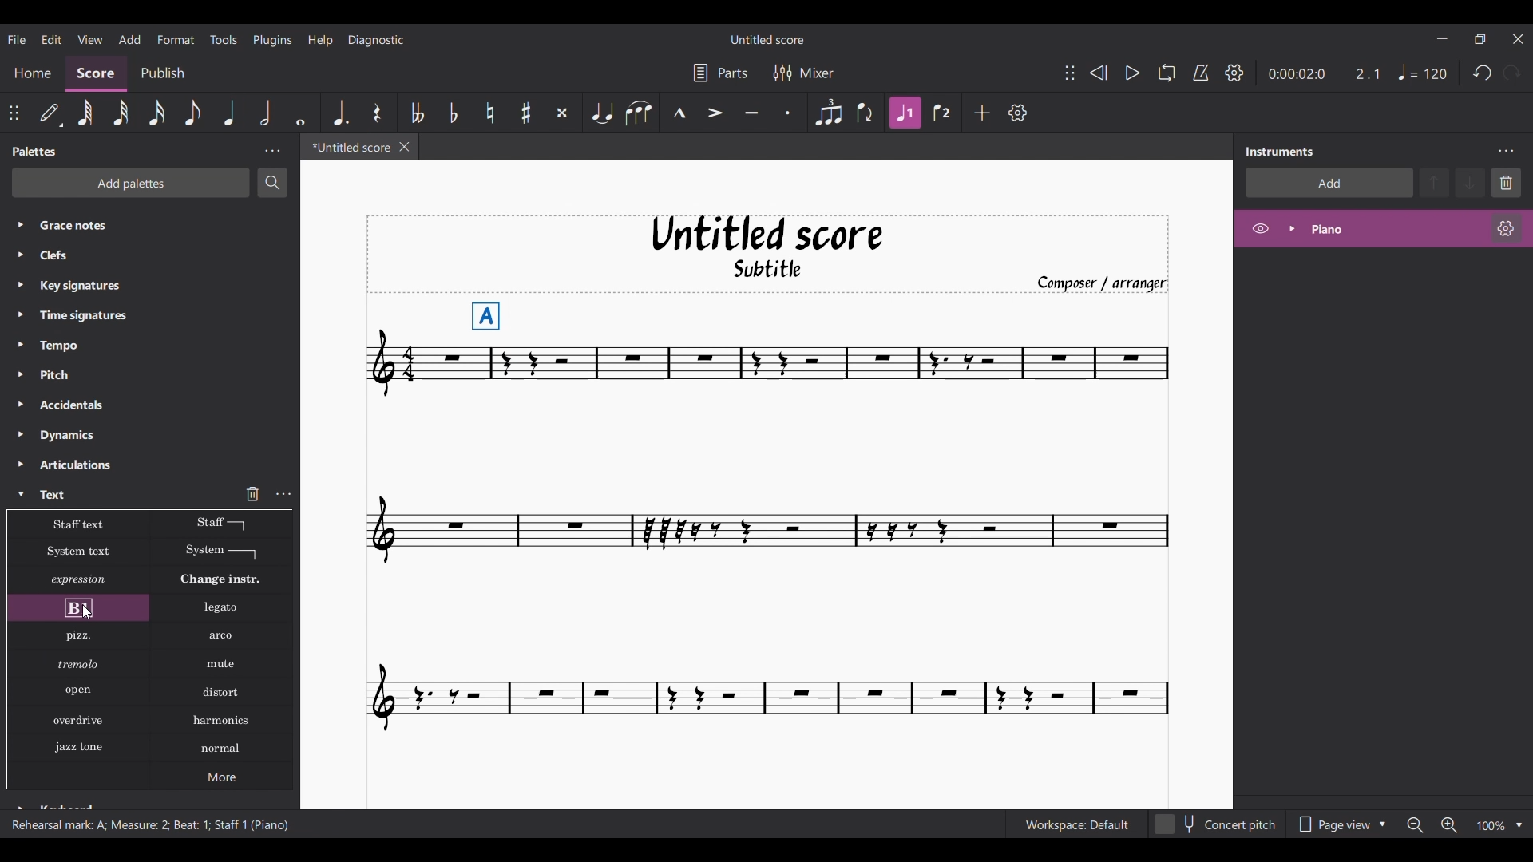 This screenshot has height=862, width=1533. I want to click on Voice 2, so click(941, 113).